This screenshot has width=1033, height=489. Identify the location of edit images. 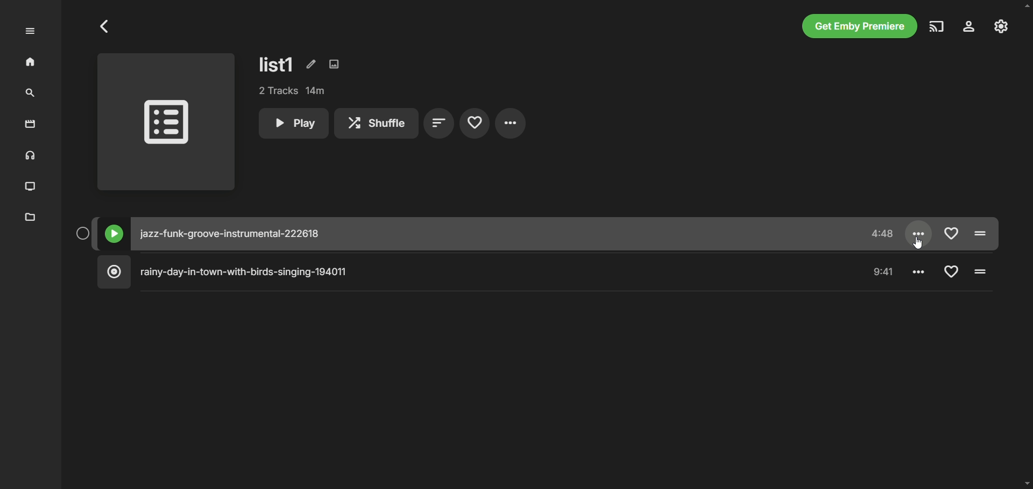
(334, 64).